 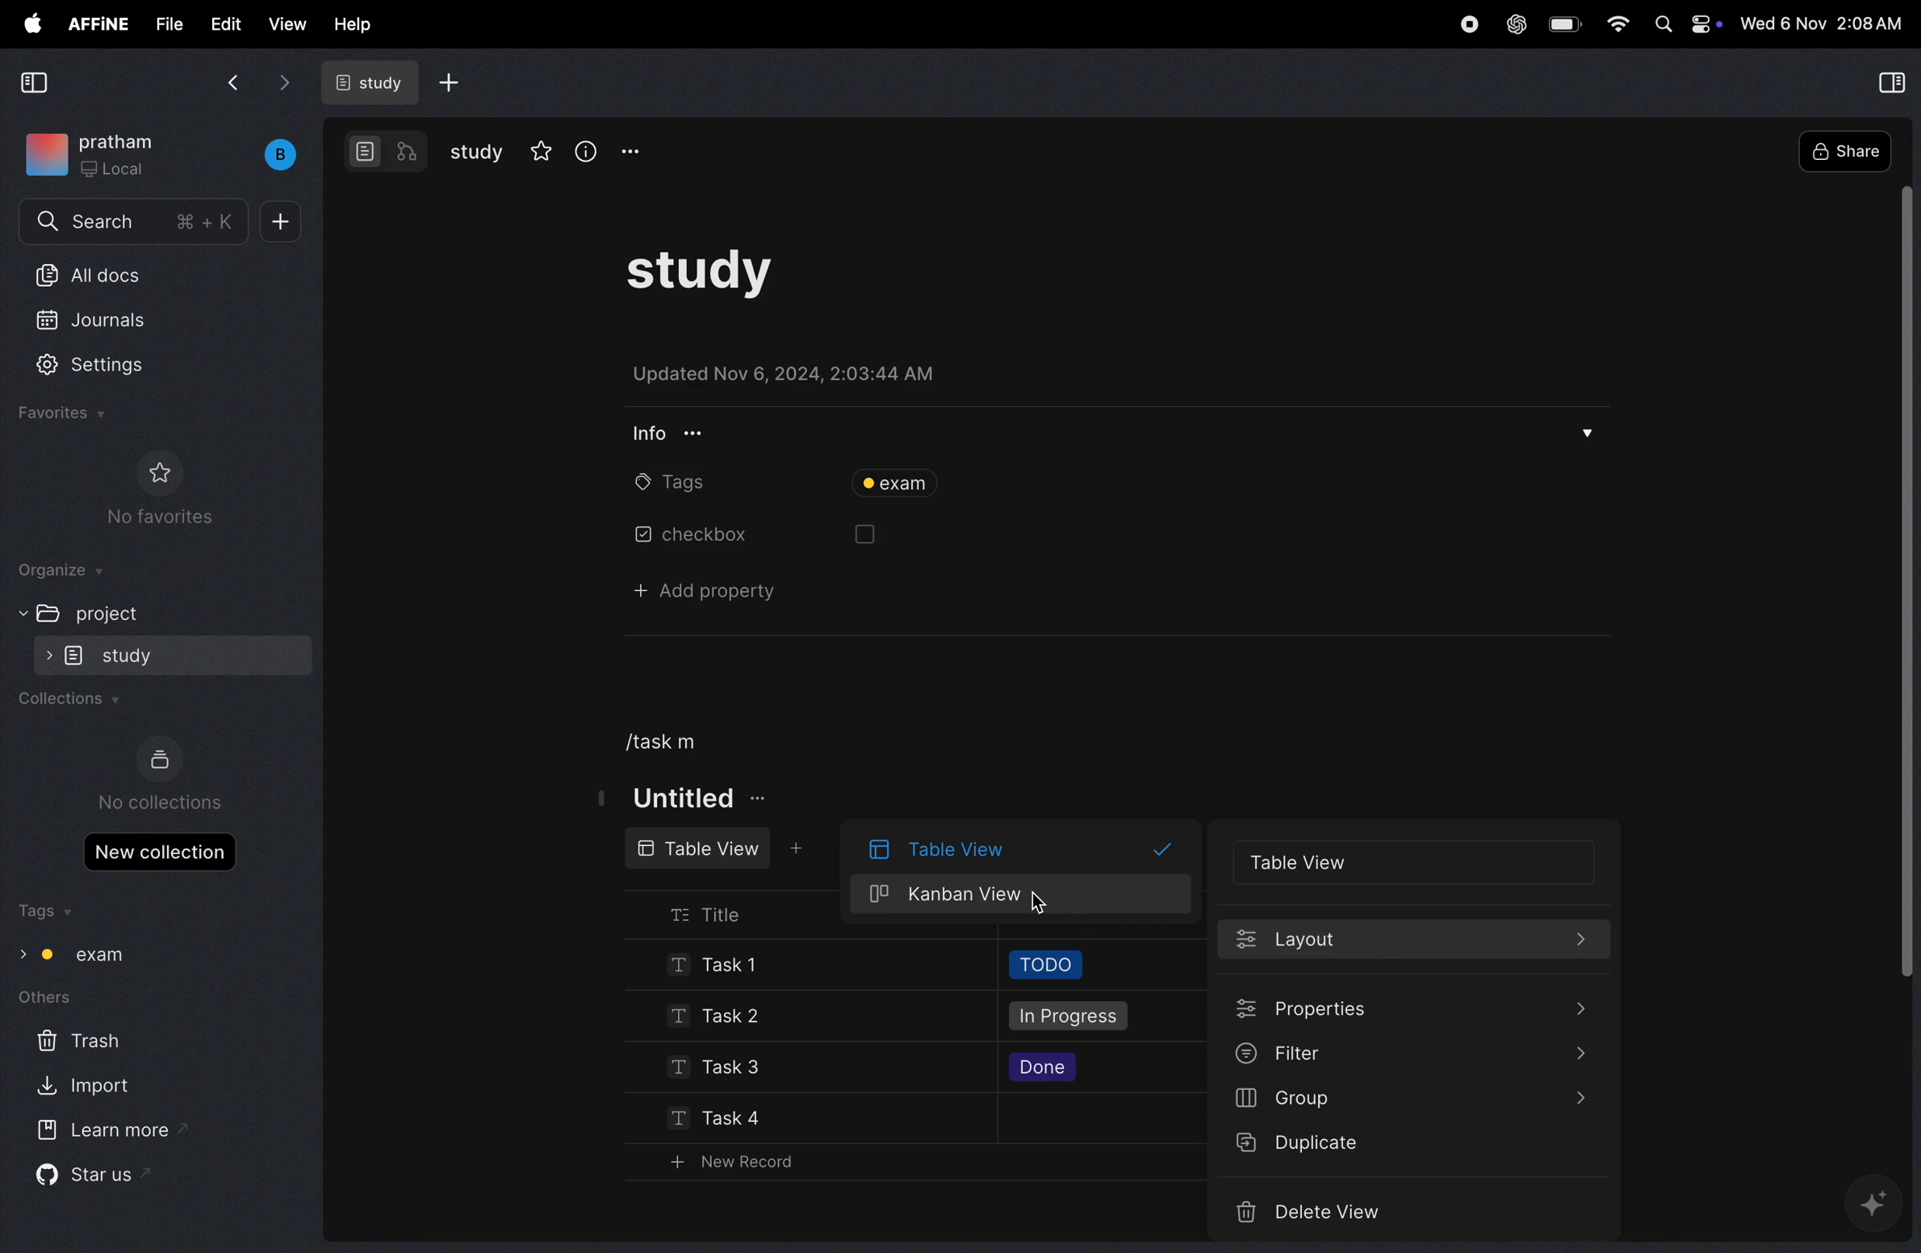 What do you see at coordinates (1022, 844) in the screenshot?
I see `table view` at bounding box center [1022, 844].